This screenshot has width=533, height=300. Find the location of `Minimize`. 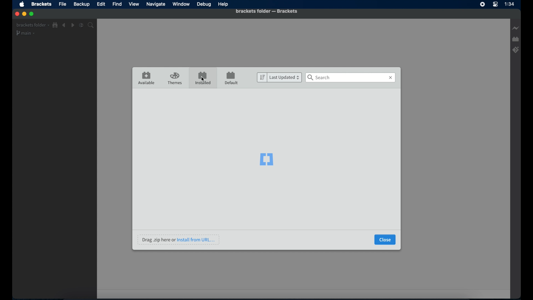

Minimize is located at coordinates (24, 14).